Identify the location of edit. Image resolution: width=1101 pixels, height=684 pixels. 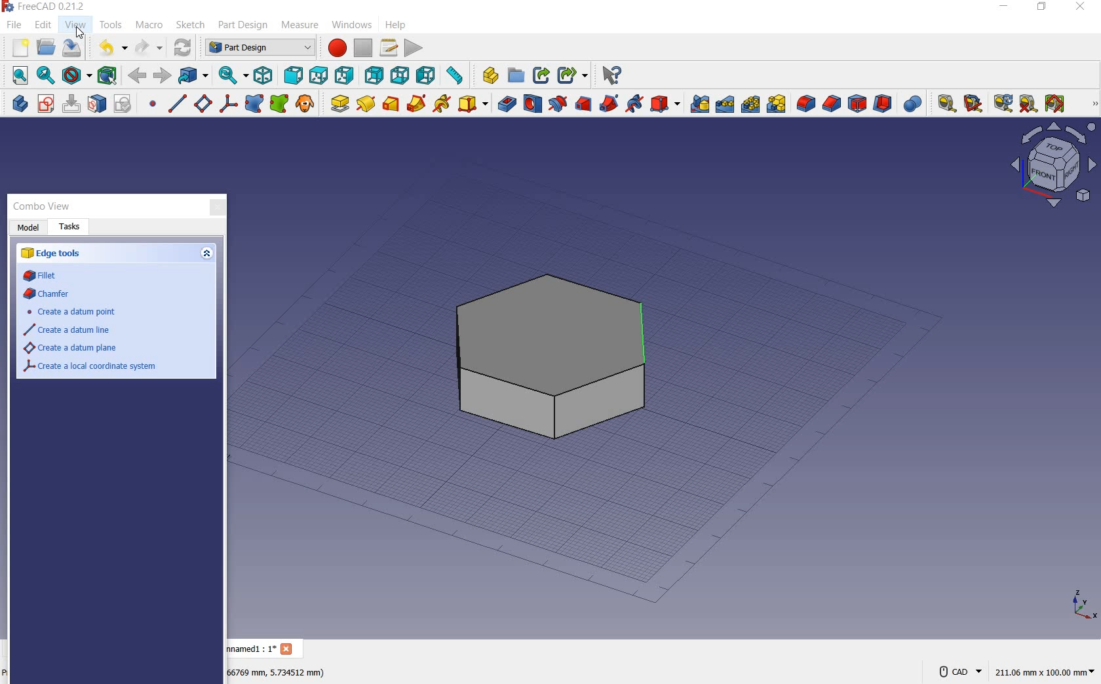
(42, 24).